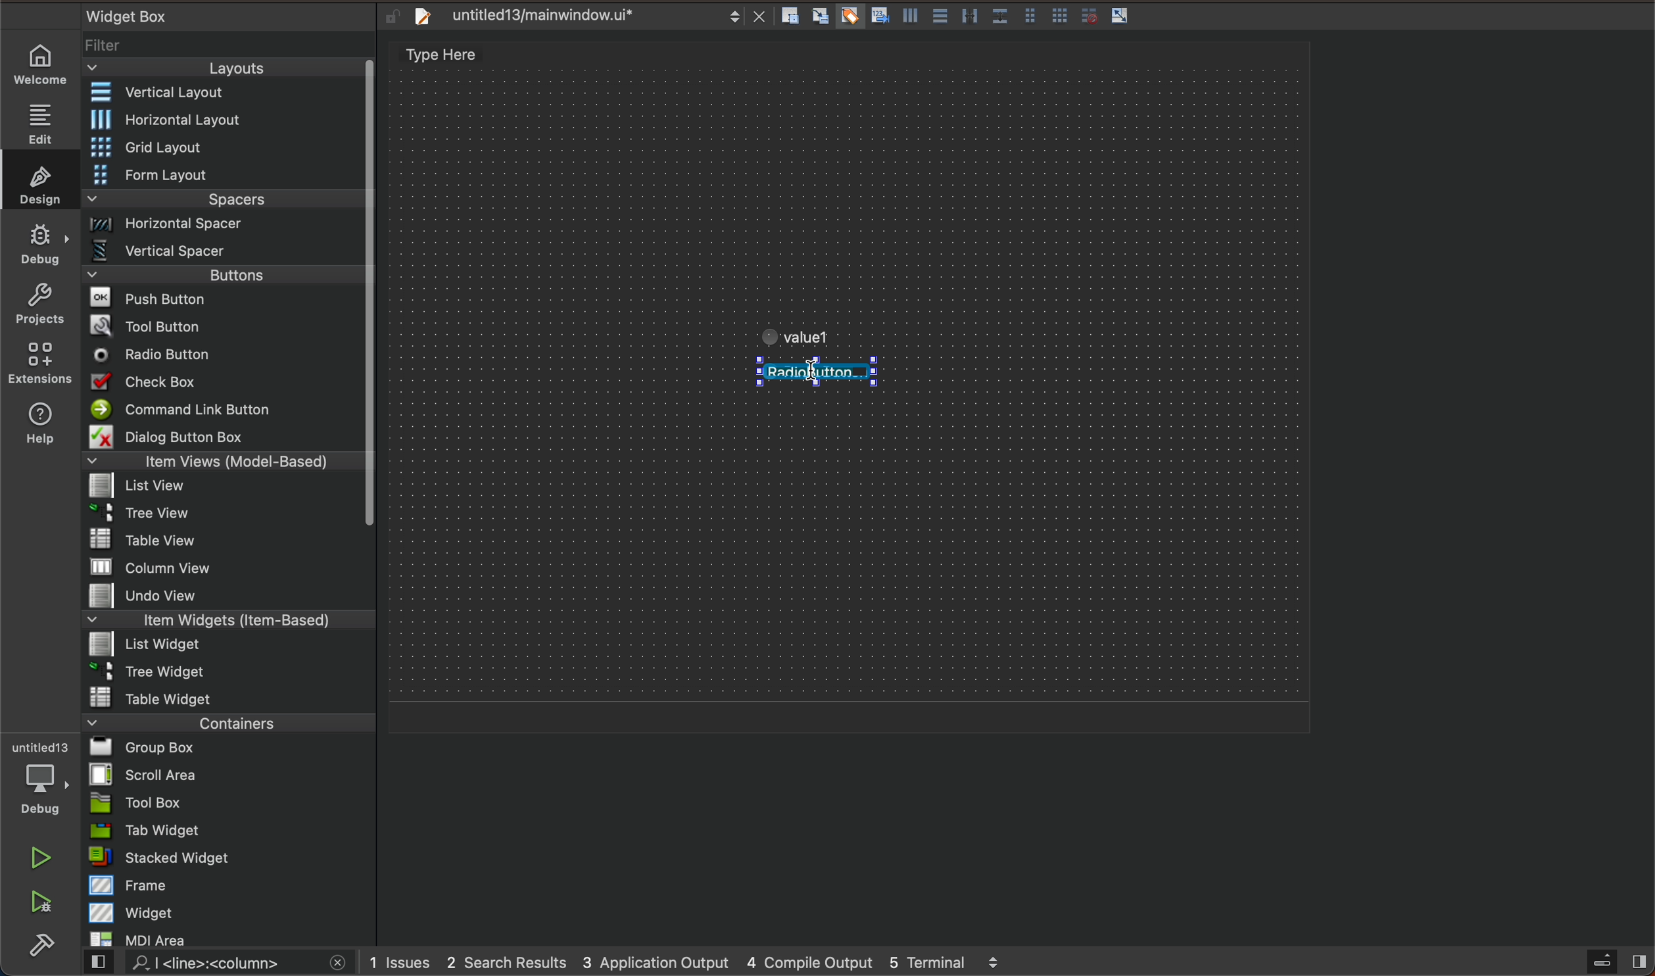 The width and height of the screenshot is (1655, 976). I want to click on tool button, so click(226, 326).